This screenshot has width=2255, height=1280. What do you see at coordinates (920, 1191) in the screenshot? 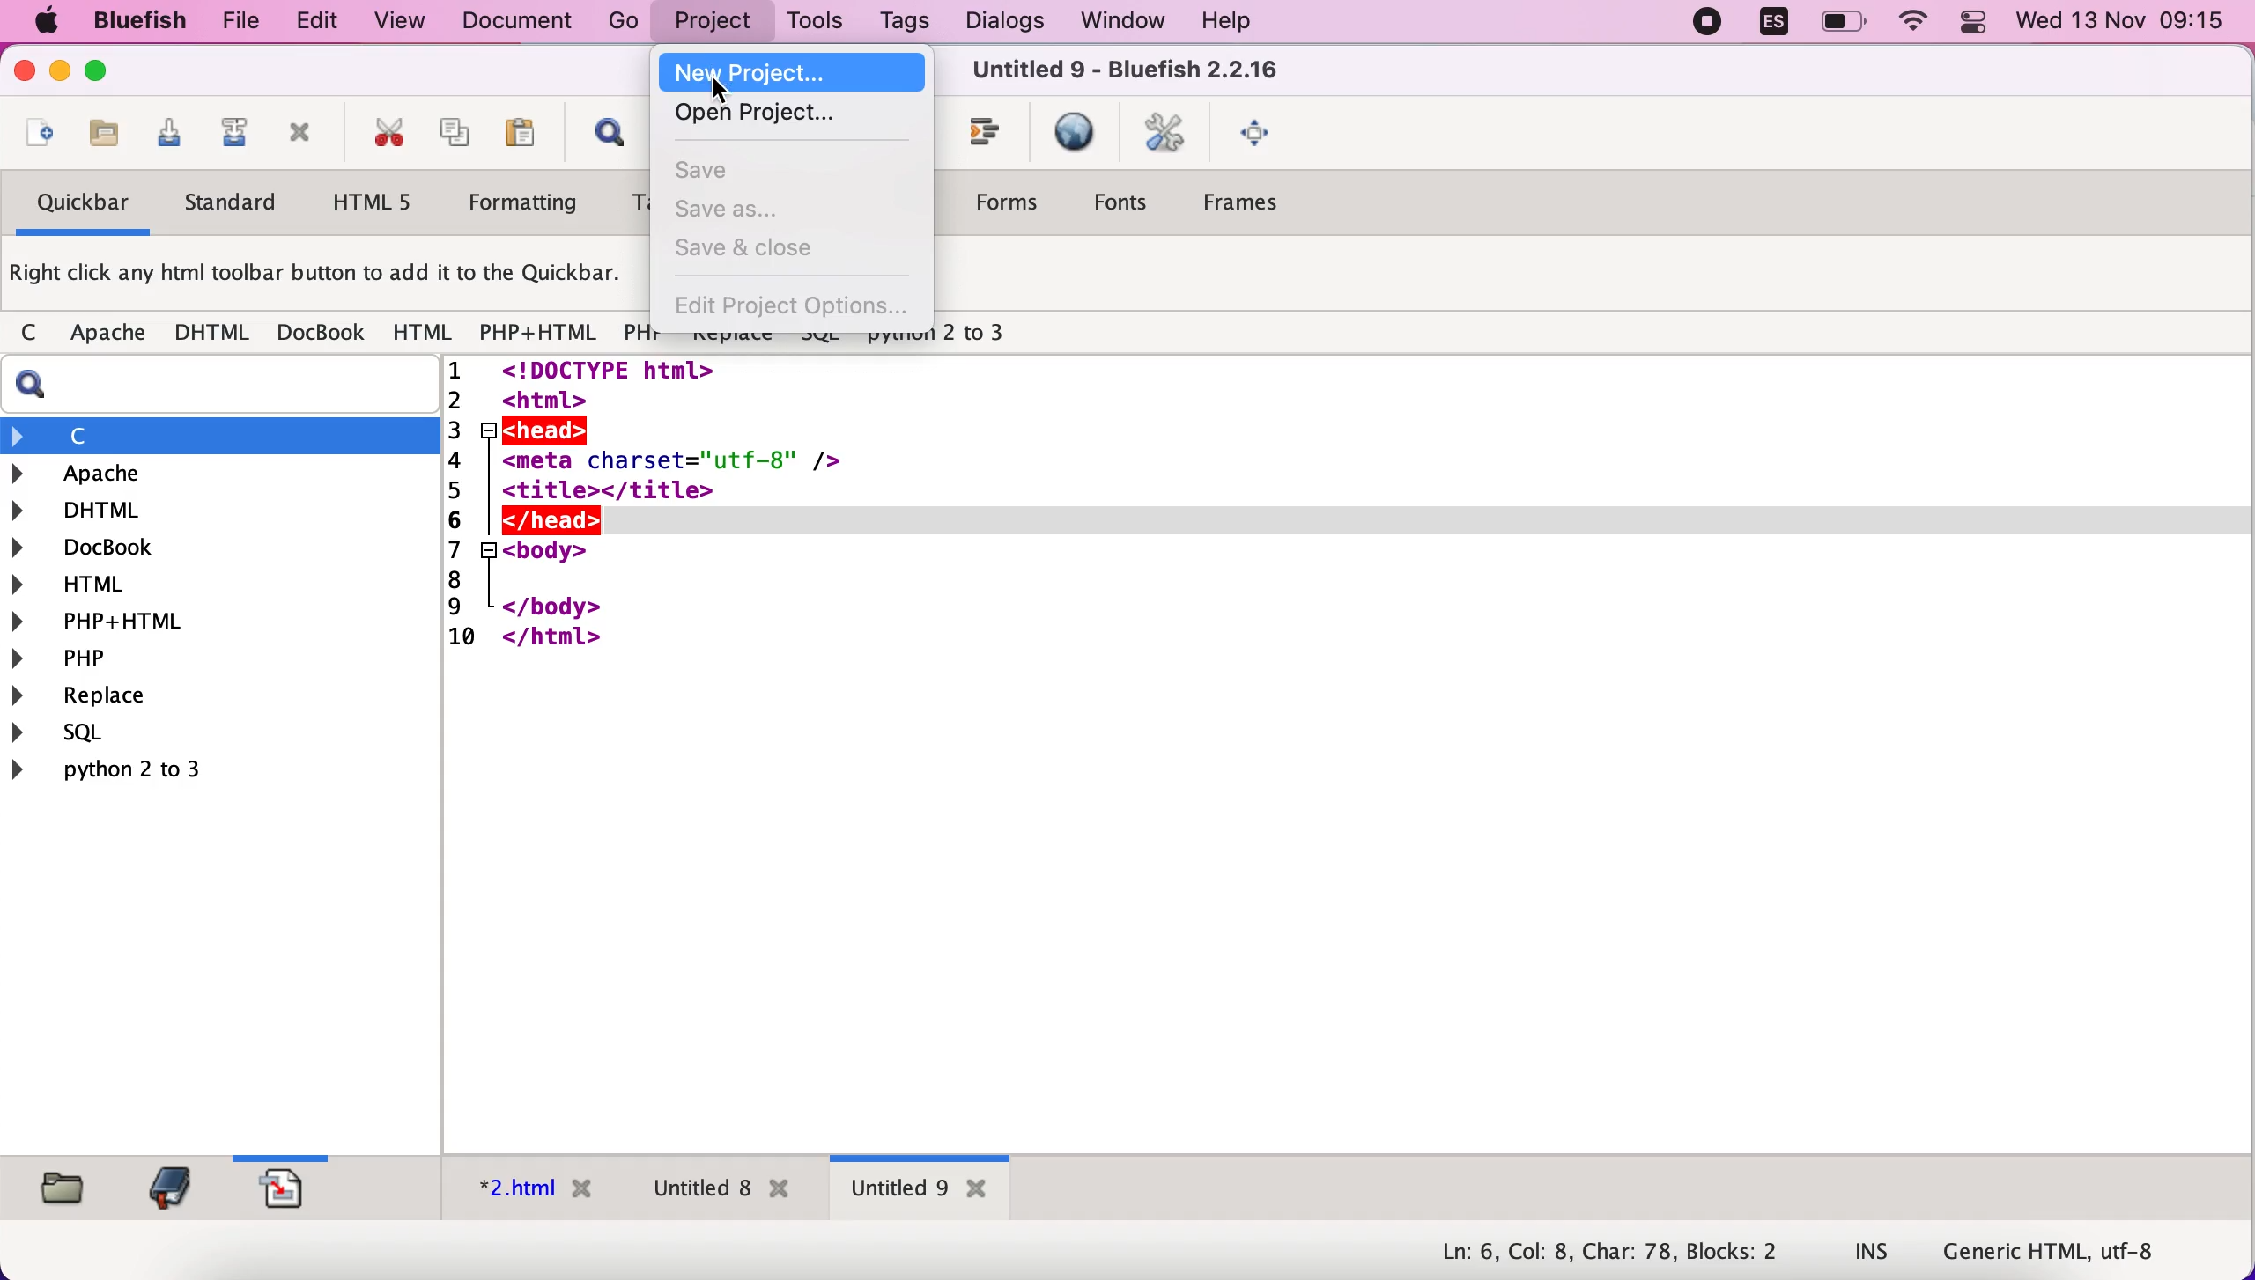
I see `tab` at bounding box center [920, 1191].